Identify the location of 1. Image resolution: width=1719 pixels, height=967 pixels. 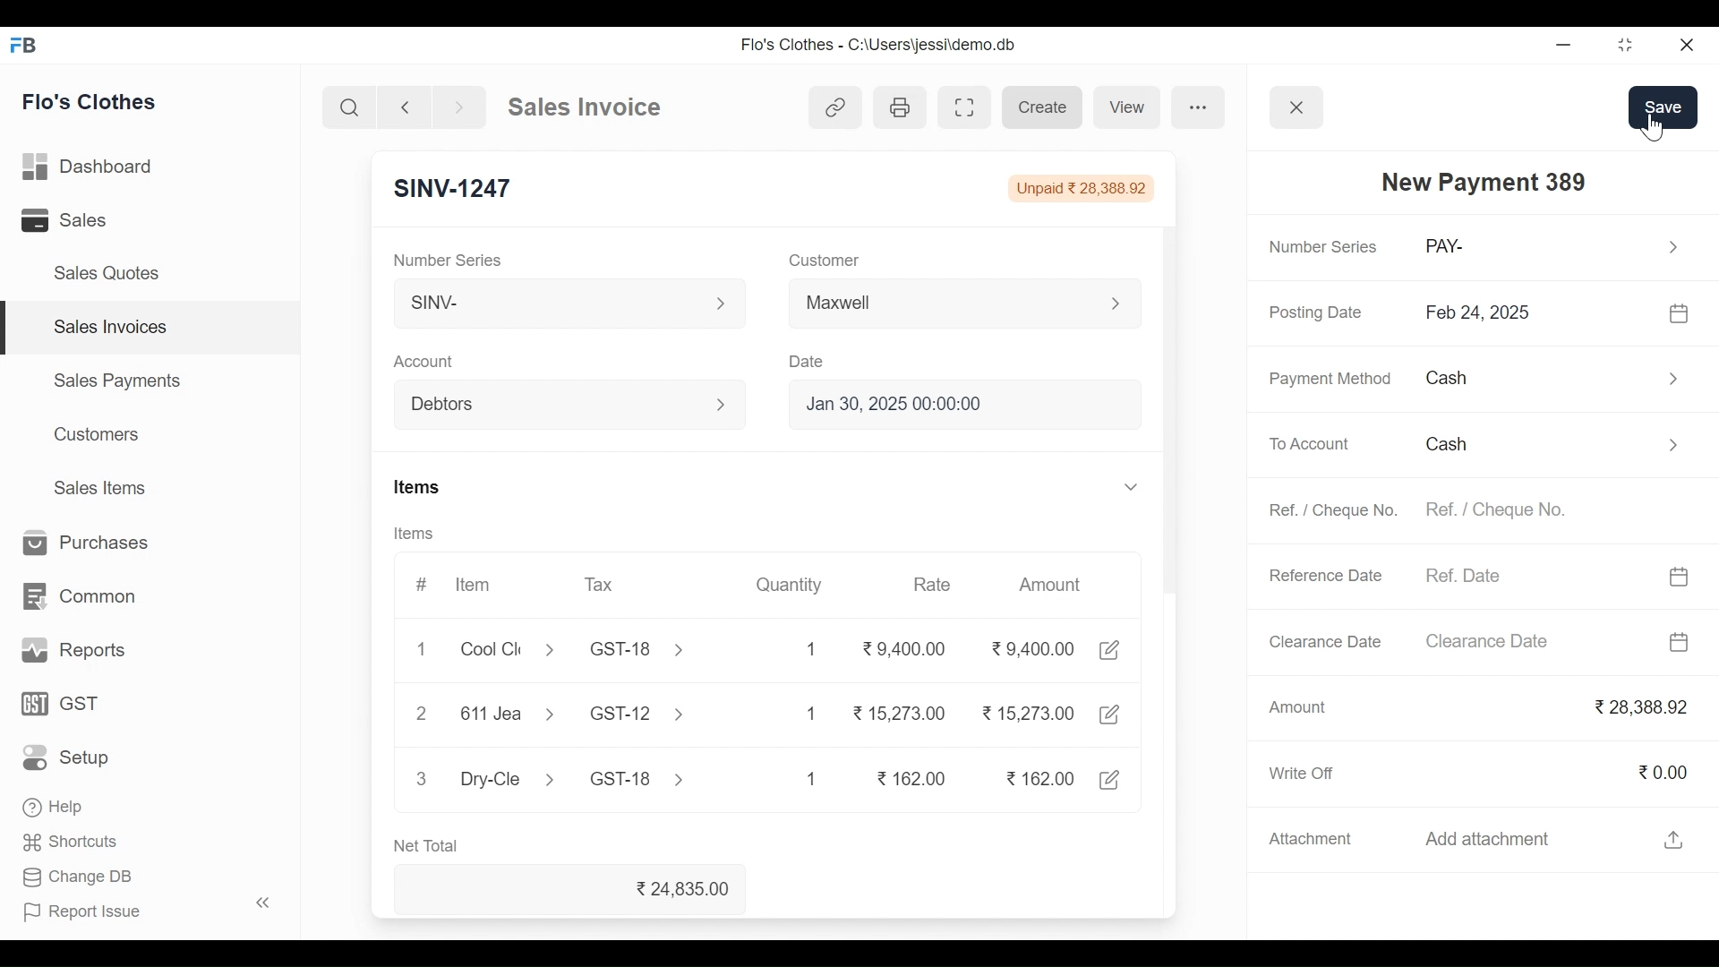
(424, 648).